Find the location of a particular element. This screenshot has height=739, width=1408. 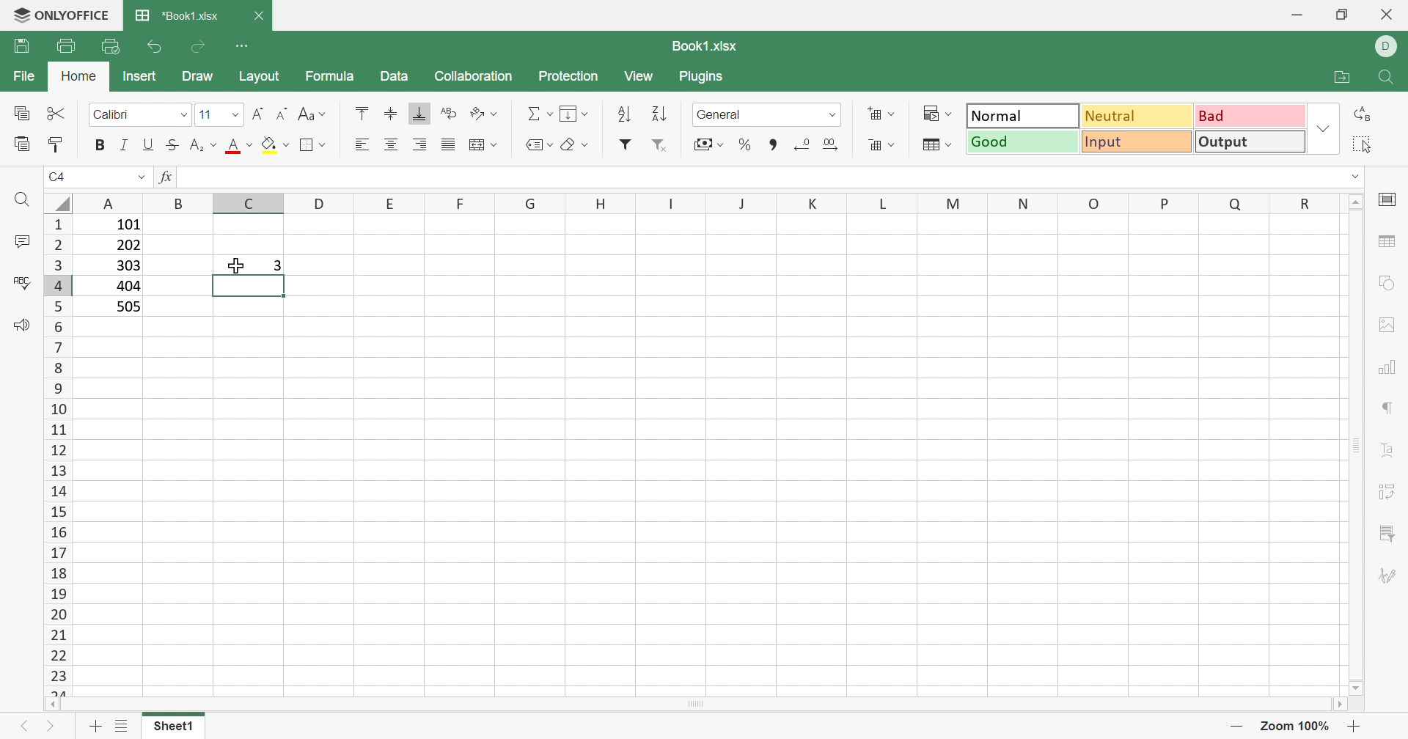

Book1.xlsx is located at coordinates (702, 48).